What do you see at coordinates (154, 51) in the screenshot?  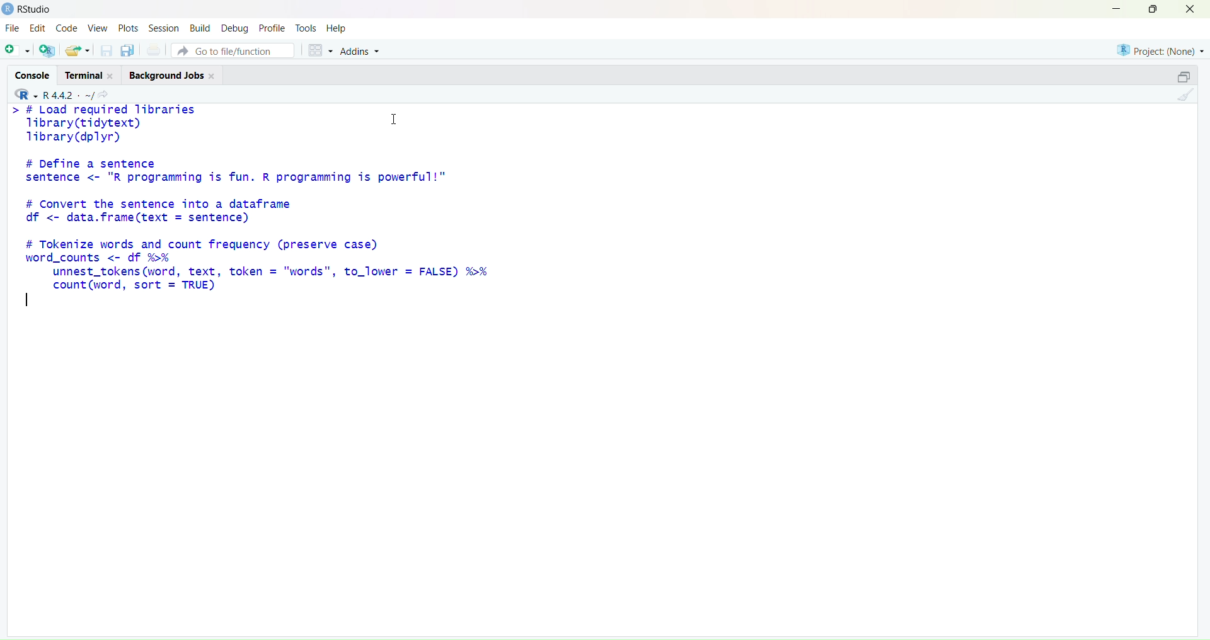 I see `print current file` at bounding box center [154, 51].